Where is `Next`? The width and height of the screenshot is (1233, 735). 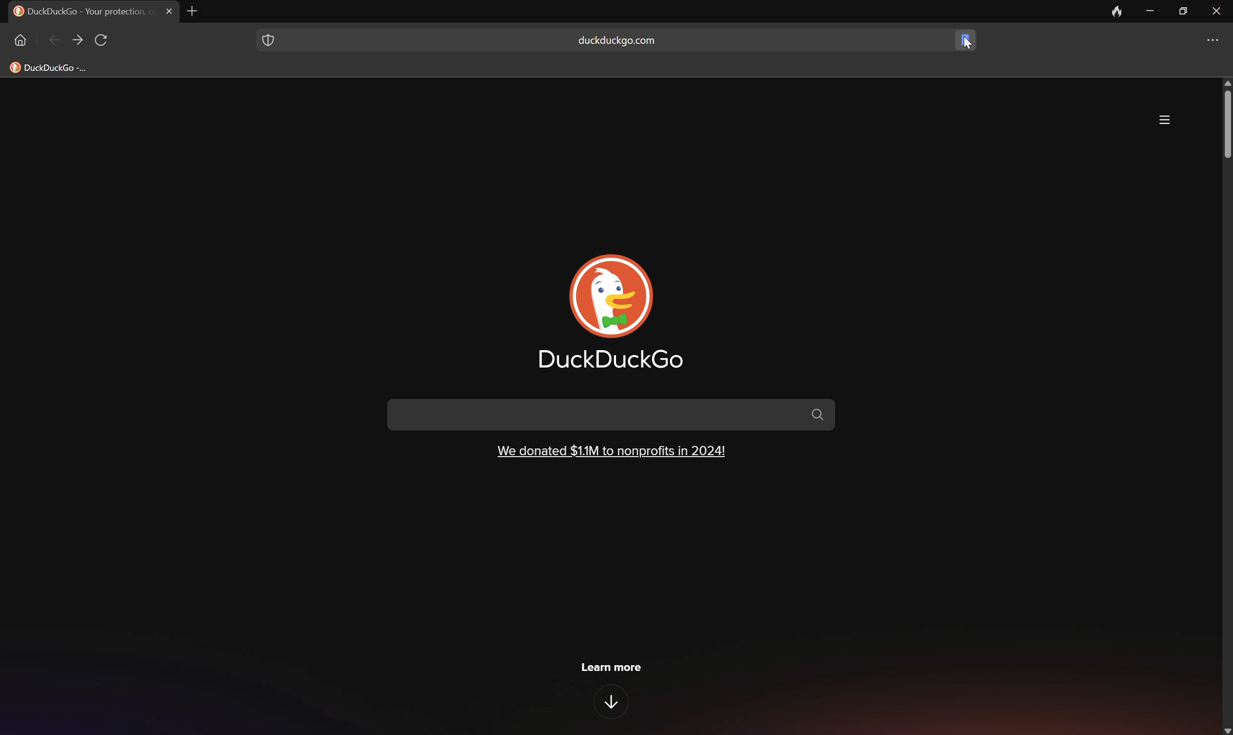
Next is located at coordinates (78, 40).